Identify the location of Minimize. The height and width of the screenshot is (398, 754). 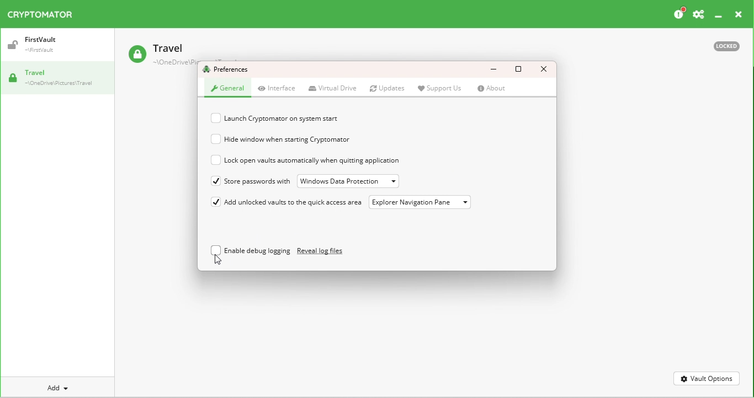
(718, 16).